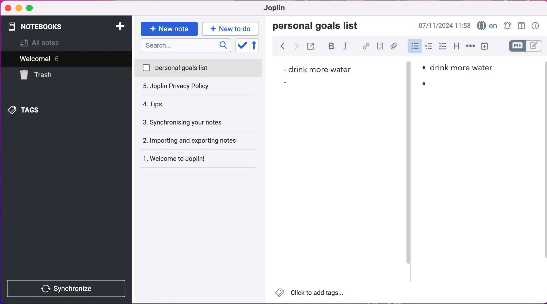  What do you see at coordinates (186, 141) in the screenshot?
I see `welcome to joplin!` at bounding box center [186, 141].